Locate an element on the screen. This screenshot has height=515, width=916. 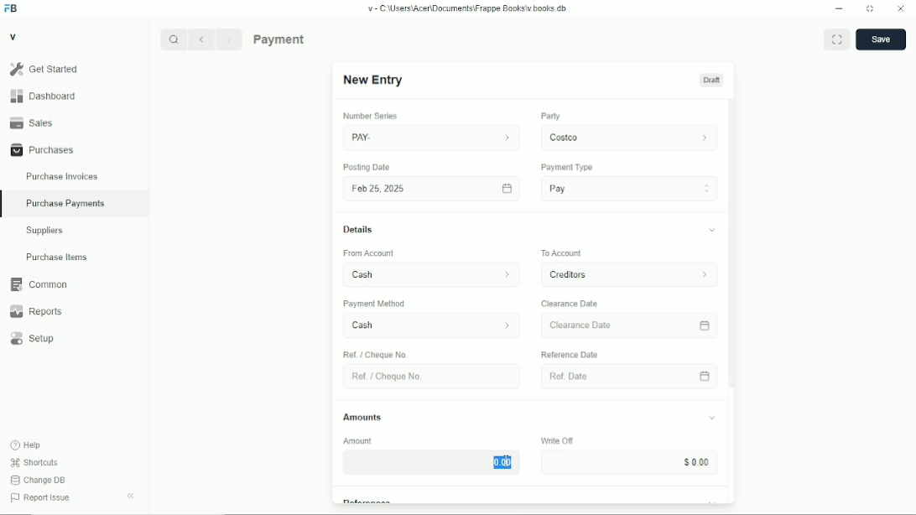
Report Issue is located at coordinates (41, 497).